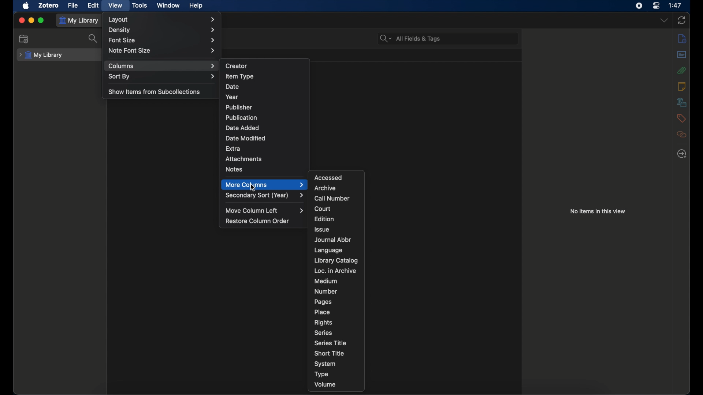 The image size is (703, 395). What do you see at coordinates (656, 5) in the screenshot?
I see `control center` at bounding box center [656, 5].